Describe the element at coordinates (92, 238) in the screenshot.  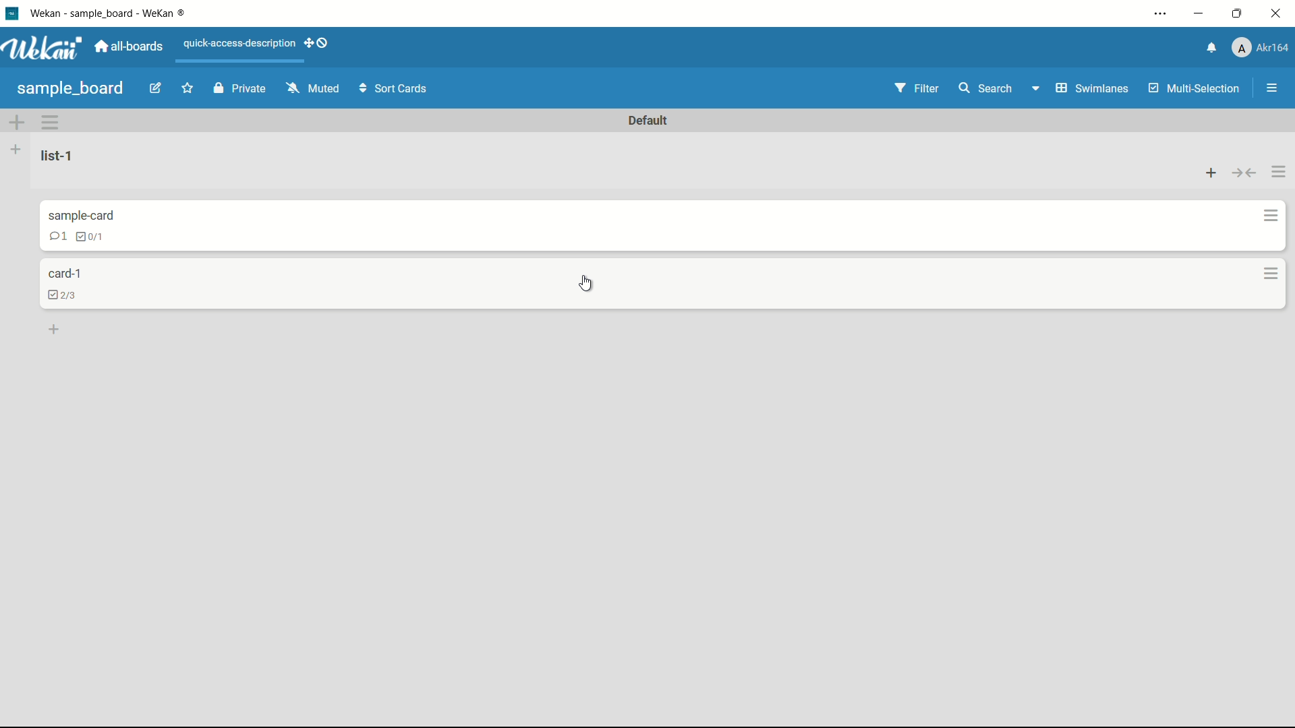
I see `checklist` at that location.